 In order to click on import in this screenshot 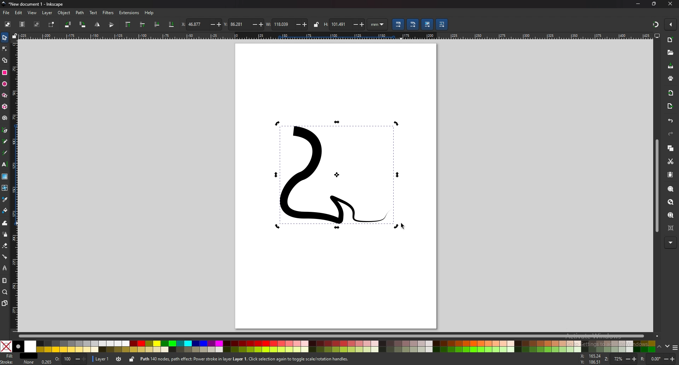, I will do `click(671, 93)`.